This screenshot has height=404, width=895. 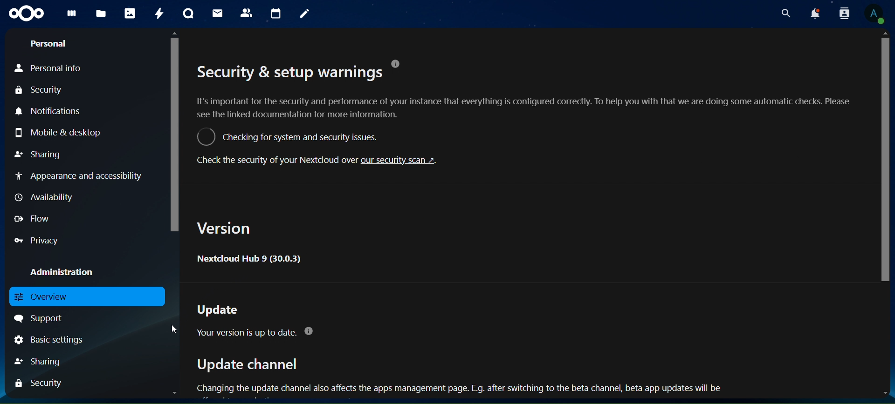 What do you see at coordinates (518, 114) in the screenshot?
I see `Security & setup warnings .

It's important for the security and performance of your instance that everything is configured correctly. To help you with that we are doing some automatic checks. Please
see the linked documentation for more information.

©) Checking for system and security issues.

Check the security of your Nextcloud over our security scan ~.` at bounding box center [518, 114].